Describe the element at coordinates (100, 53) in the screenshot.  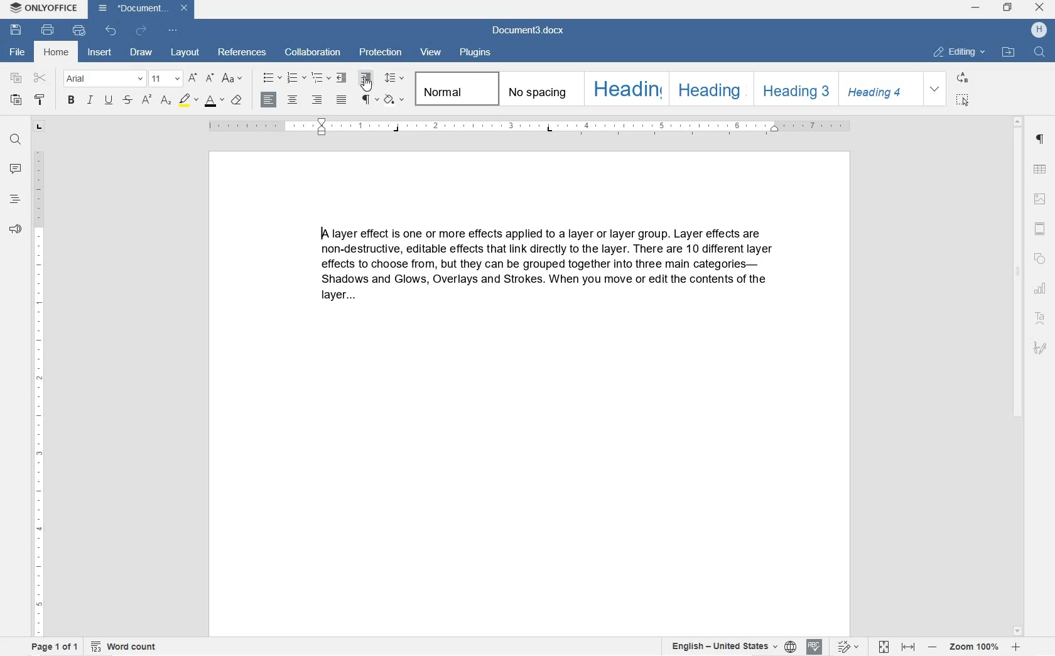
I see `INSERT` at that location.